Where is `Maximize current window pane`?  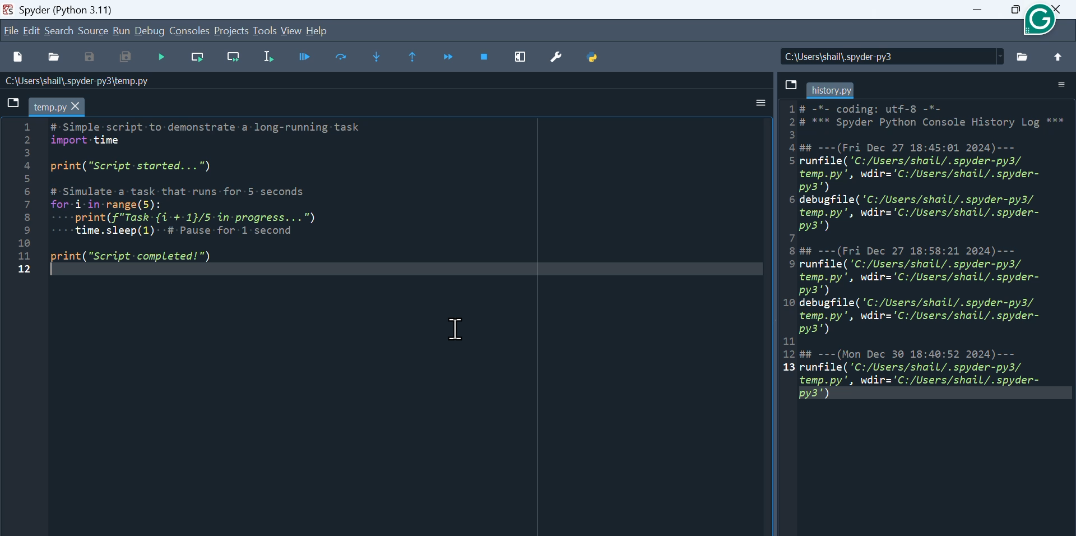 Maximize current window pane is located at coordinates (524, 57).